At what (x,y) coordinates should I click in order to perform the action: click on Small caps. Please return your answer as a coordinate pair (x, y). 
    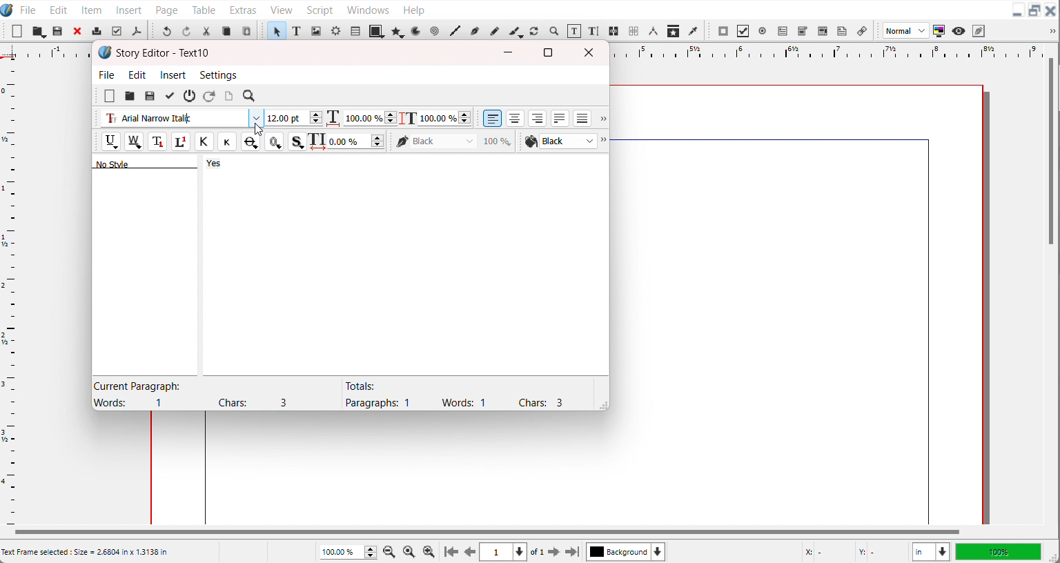
    Looking at the image, I should click on (226, 141).